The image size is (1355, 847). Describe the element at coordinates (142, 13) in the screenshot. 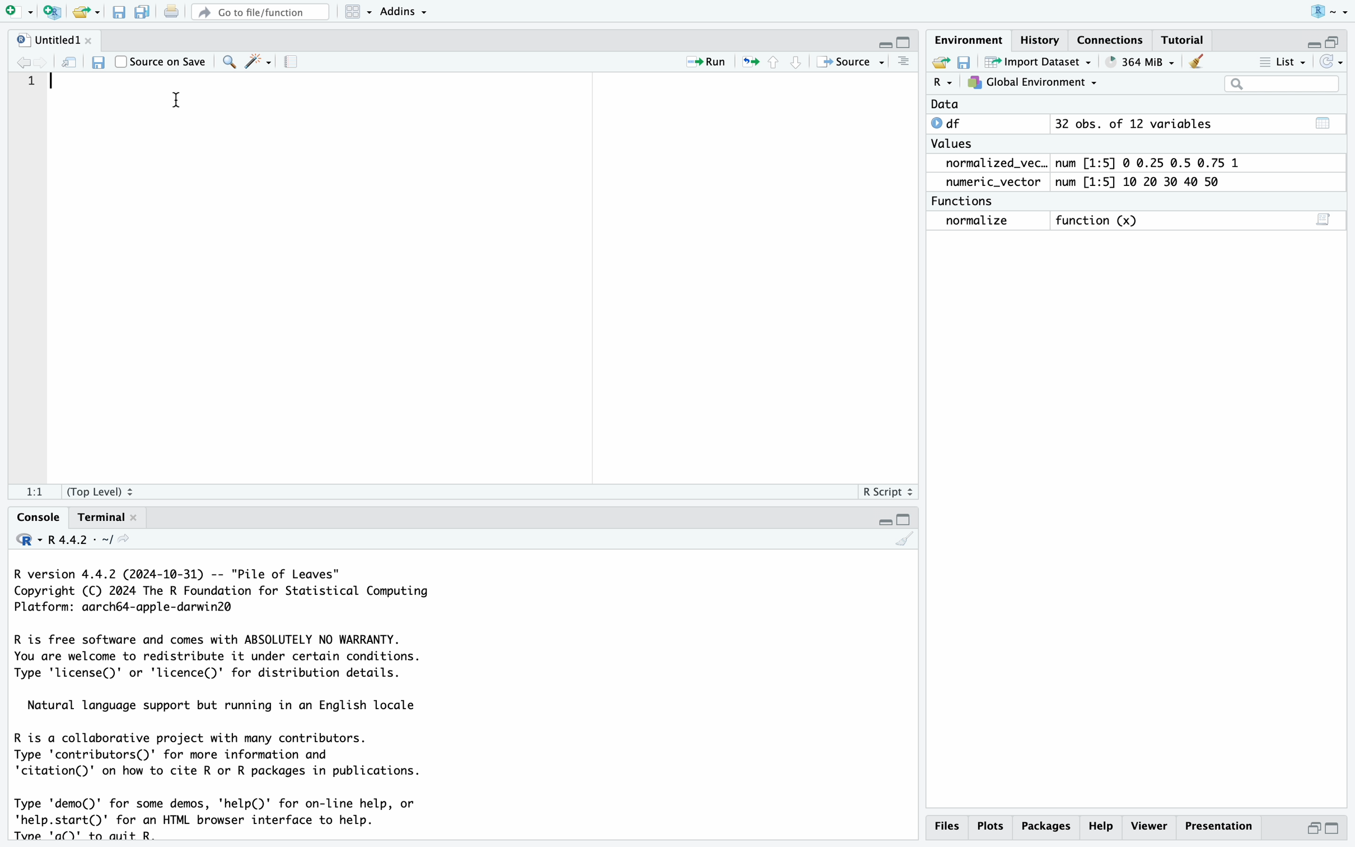

I see `Save As` at that location.